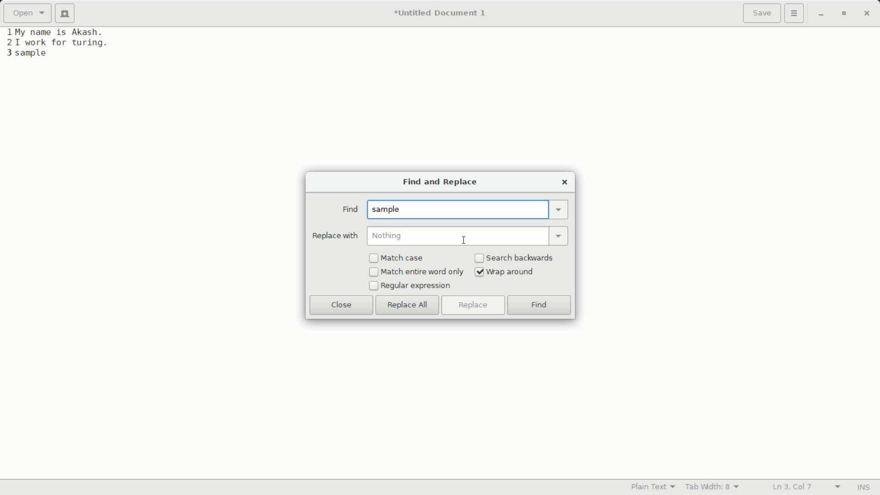 Image resolution: width=880 pixels, height=495 pixels. Describe the element at coordinates (559, 209) in the screenshot. I see `dropdown` at that location.